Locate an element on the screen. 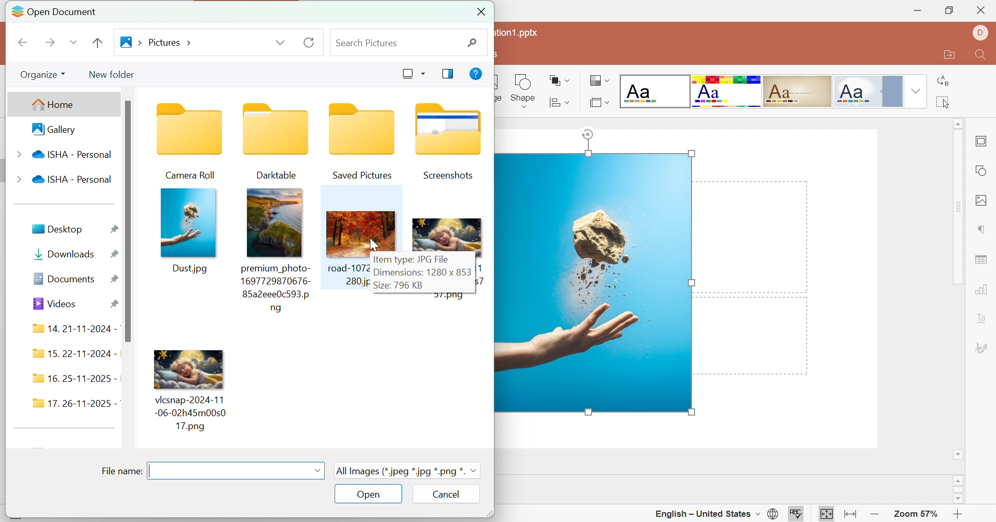 Image resolution: width=996 pixels, height=522 pixels. photo is located at coordinates (274, 223).